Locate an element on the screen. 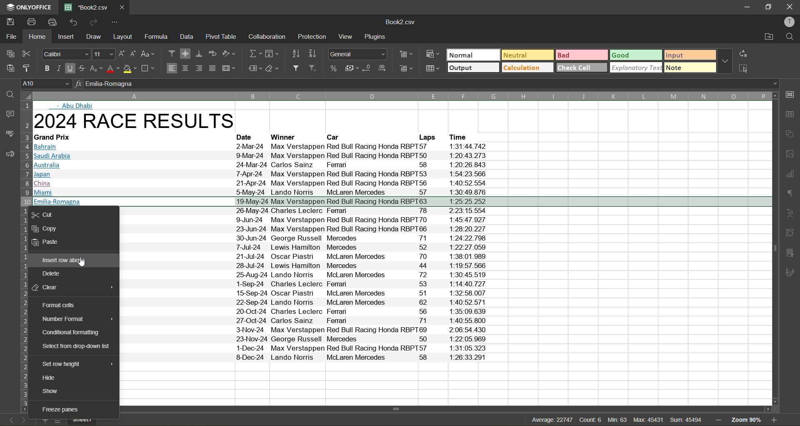  ILas Vegas 23-Nov-24 George Russell Mercedes 50 1-22:05.969 is located at coordinates (305, 340).